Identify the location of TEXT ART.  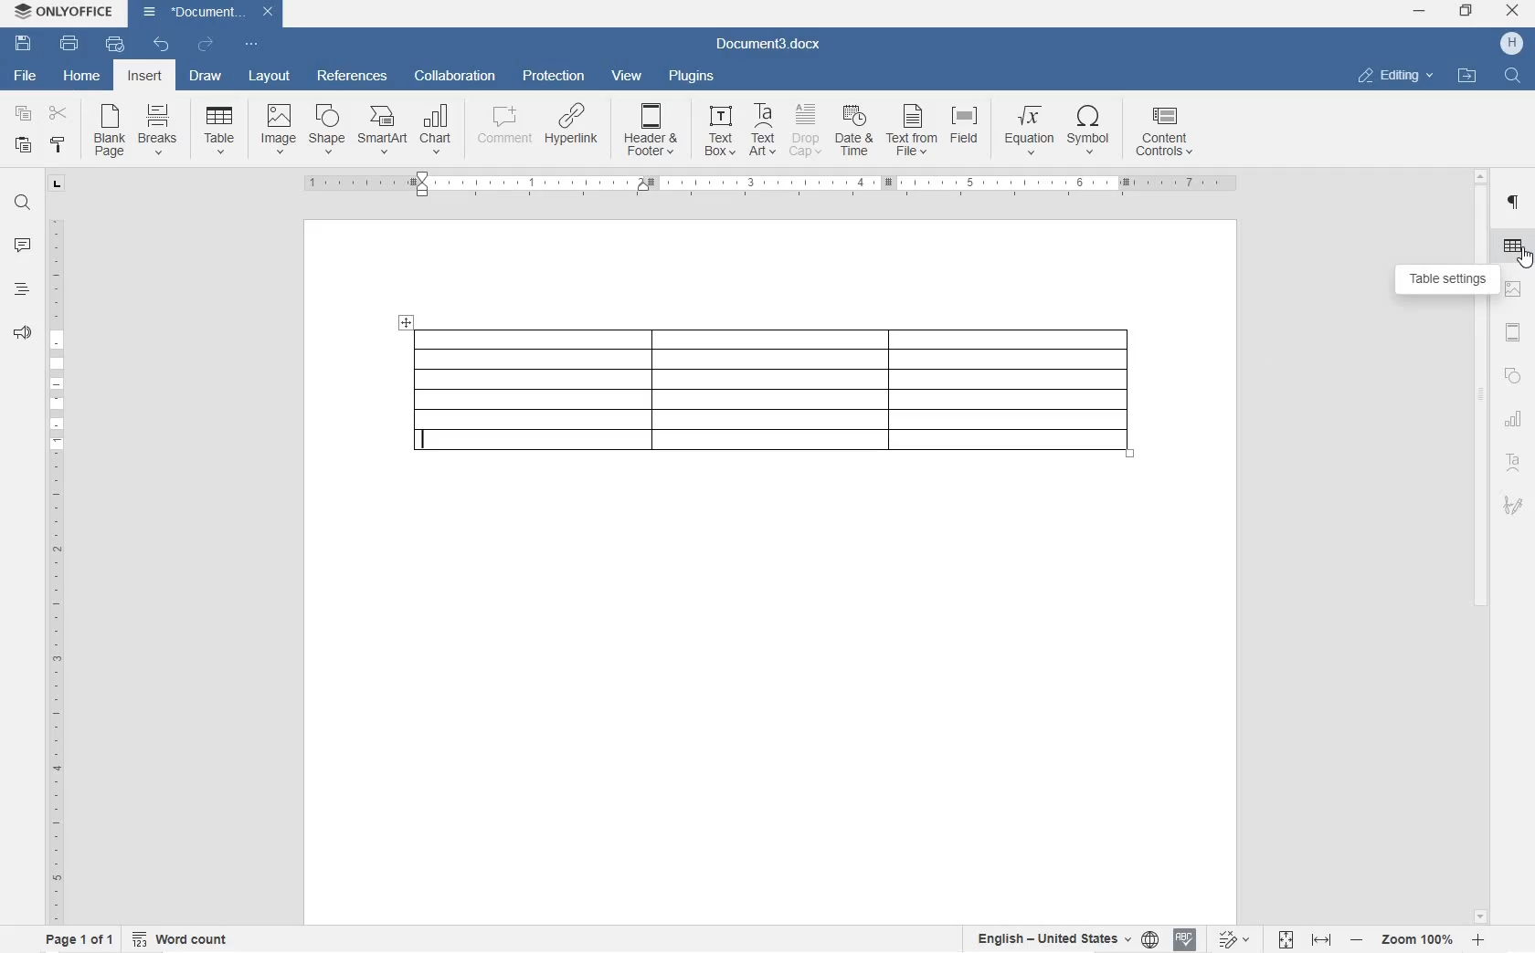
(1514, 463).